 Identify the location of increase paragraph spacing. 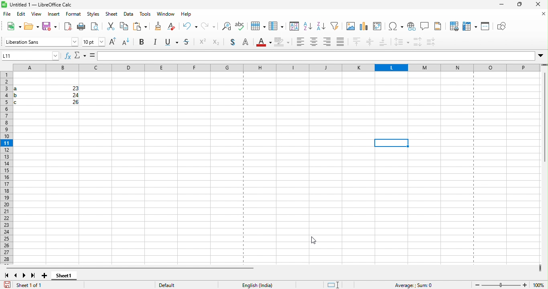
(417, 42).